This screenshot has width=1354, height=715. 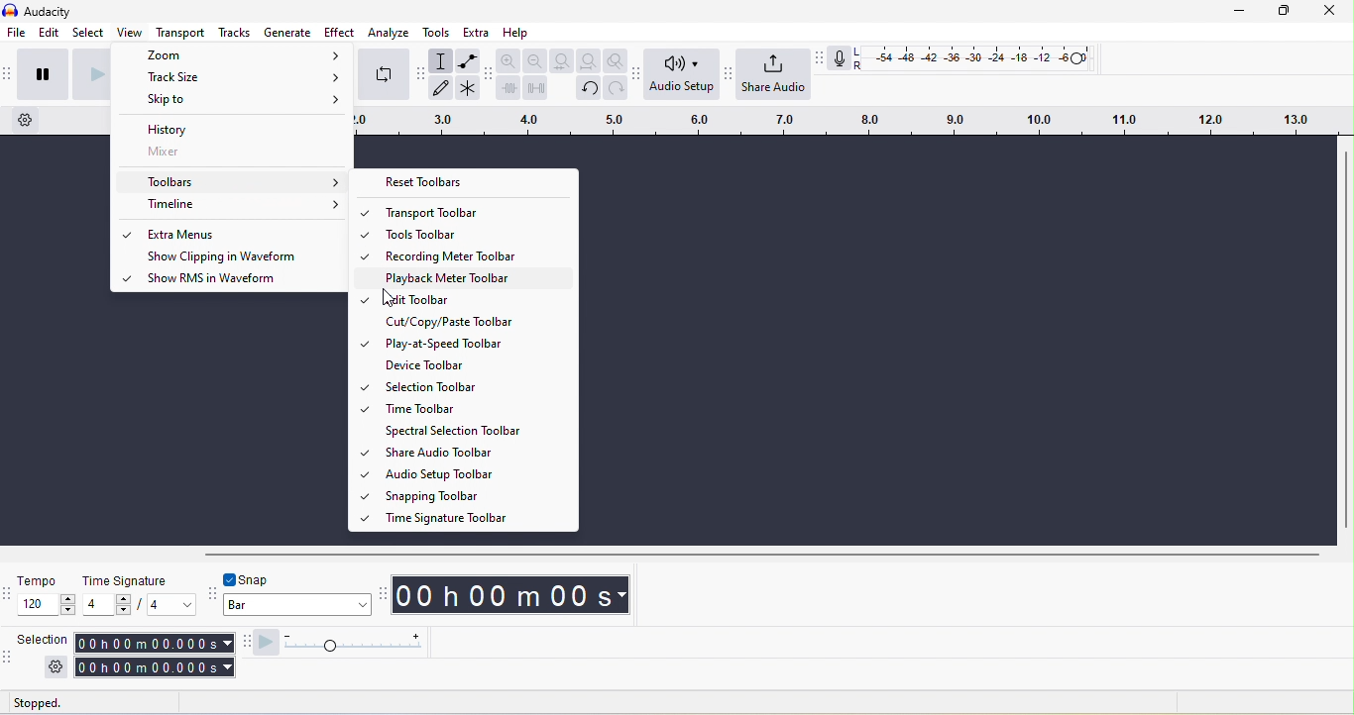 I want to click on select snapping, so click(x=297, y=604).